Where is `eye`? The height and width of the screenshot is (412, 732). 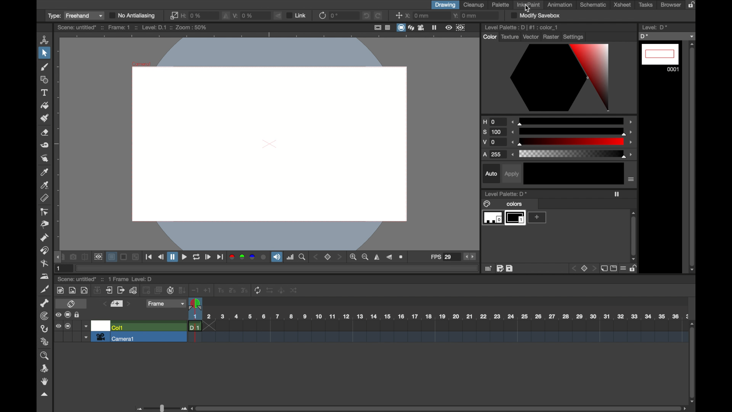 eye is located at coordinates (59, 326).